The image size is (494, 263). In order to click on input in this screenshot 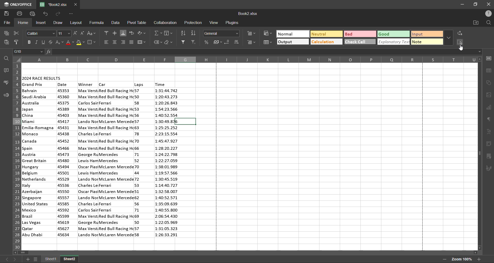, I will do `click(427, 34)`.